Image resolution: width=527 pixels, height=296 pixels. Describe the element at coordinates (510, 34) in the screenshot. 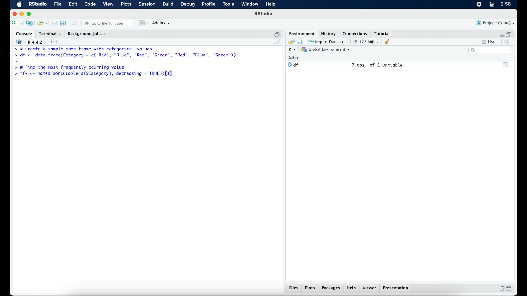

I see `restore down` at that location.